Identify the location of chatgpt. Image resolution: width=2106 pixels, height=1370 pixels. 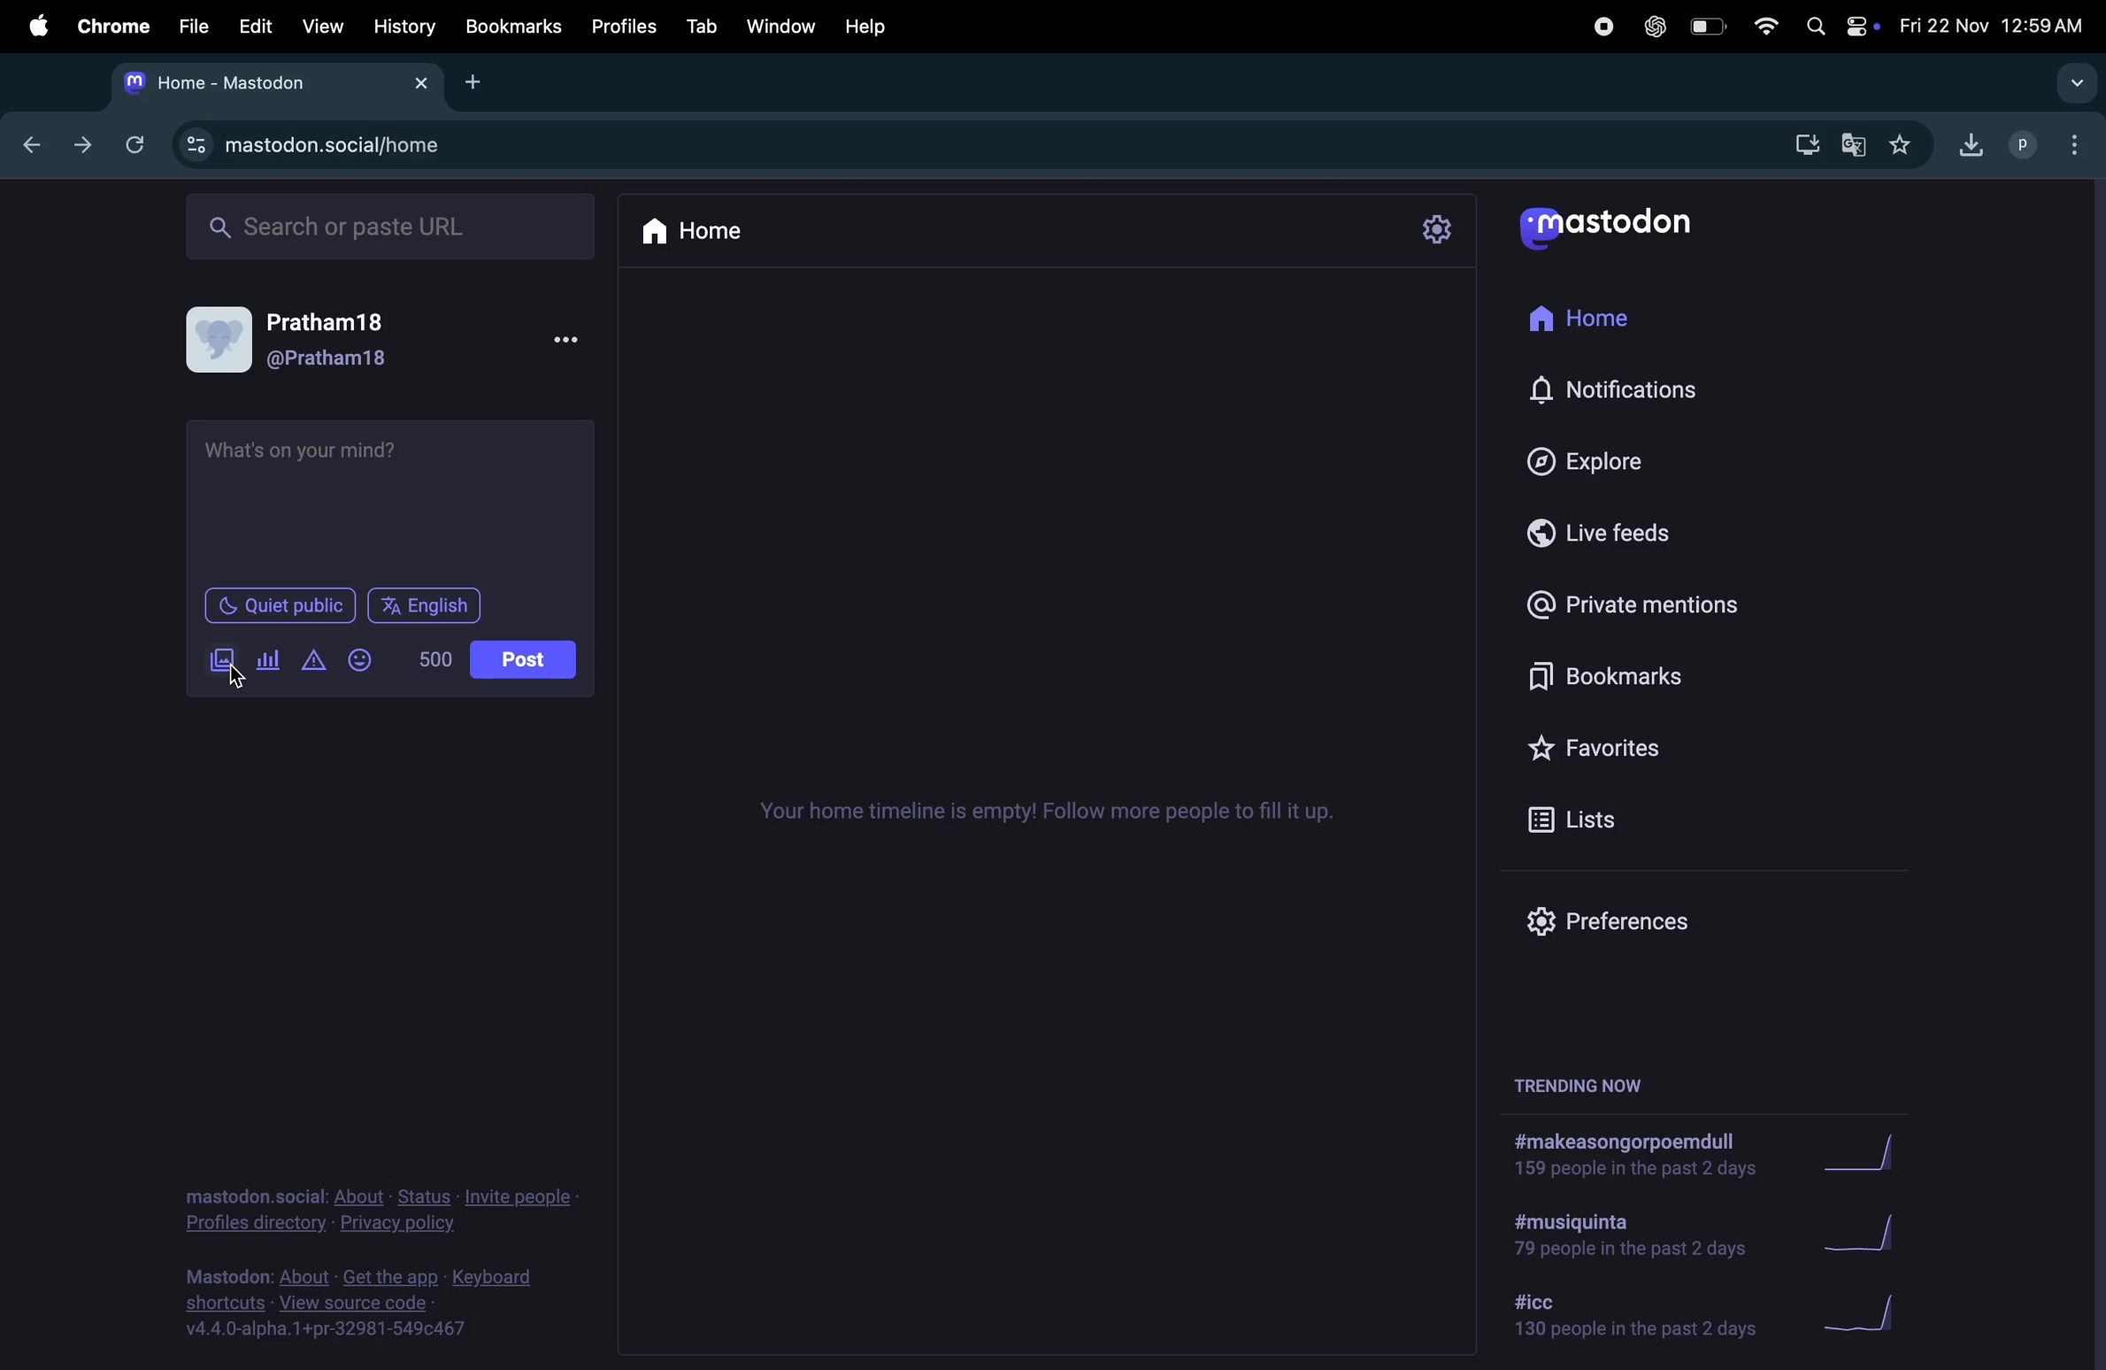
(1646, 26).